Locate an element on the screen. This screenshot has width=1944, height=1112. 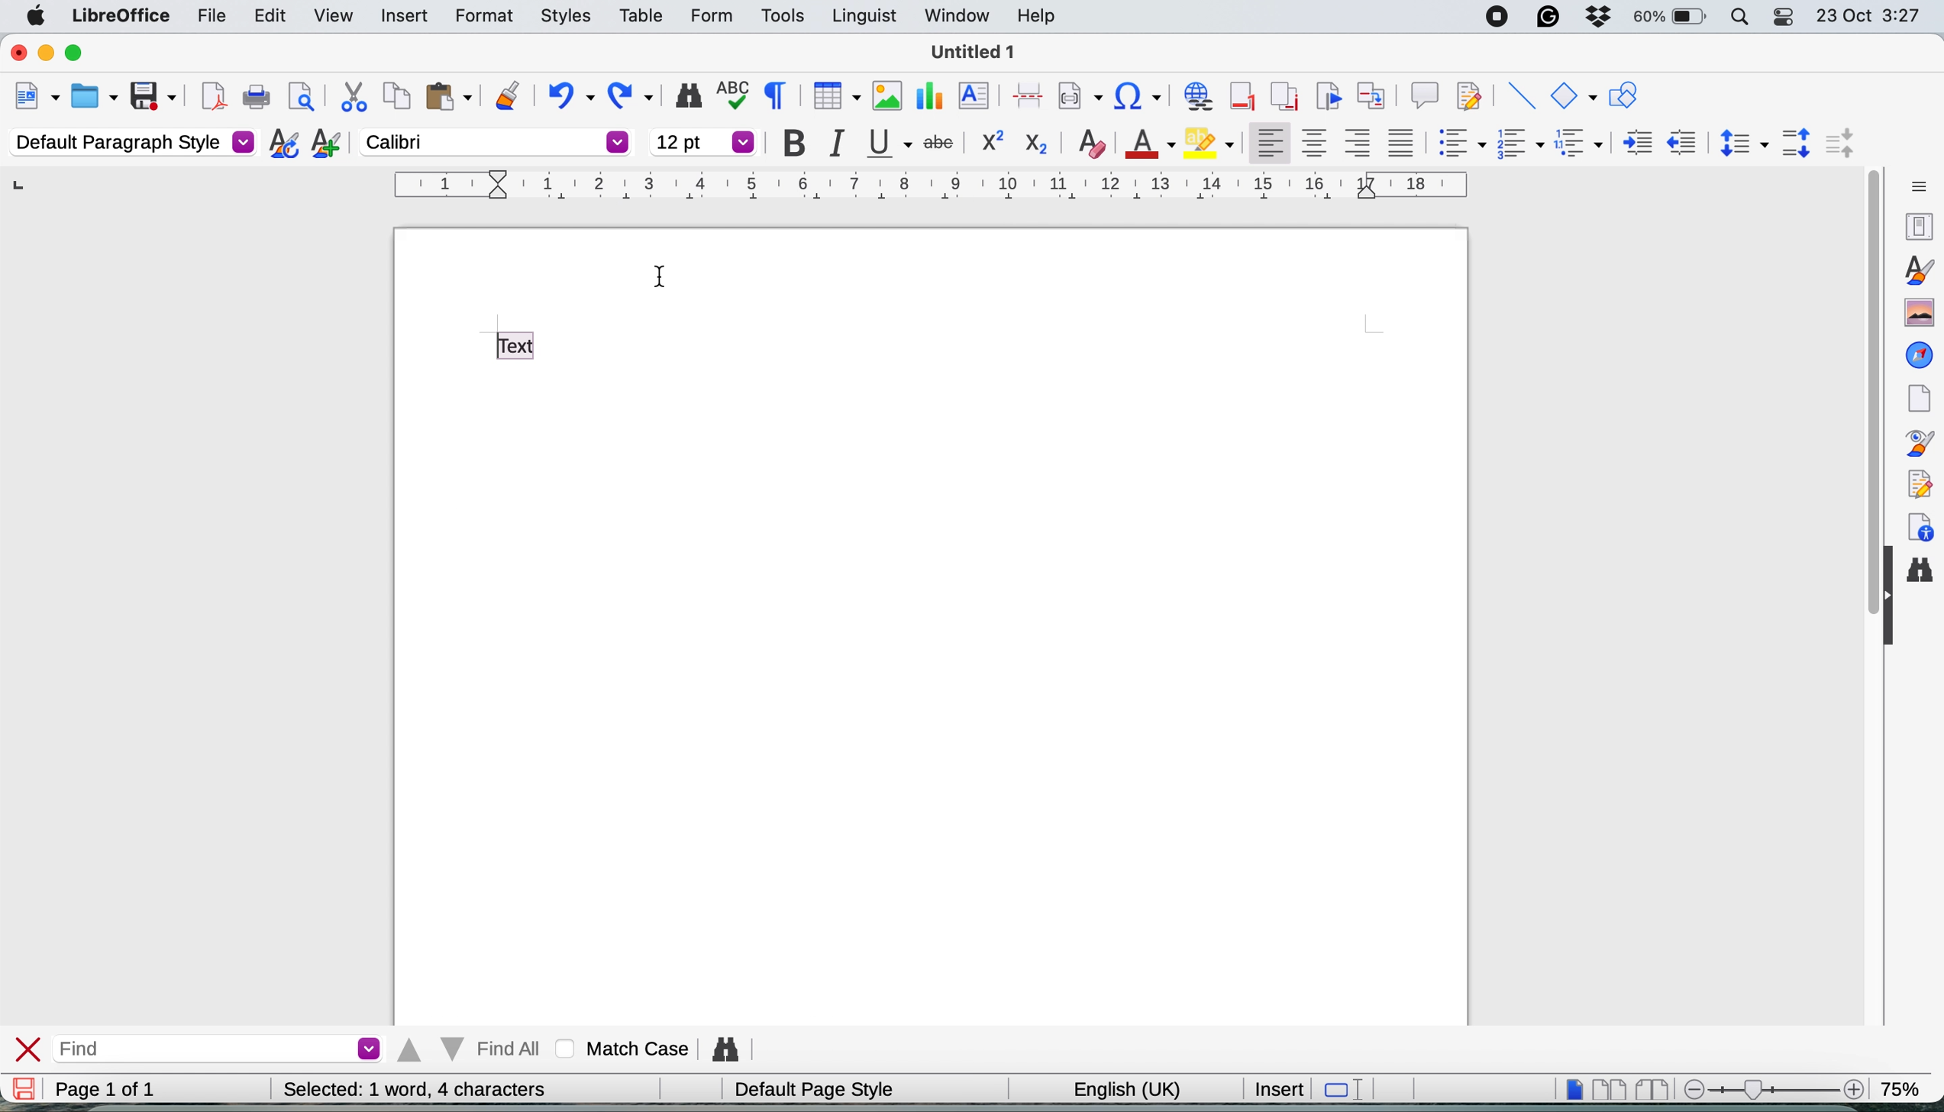
system logo is located at coordinates (36, 16).